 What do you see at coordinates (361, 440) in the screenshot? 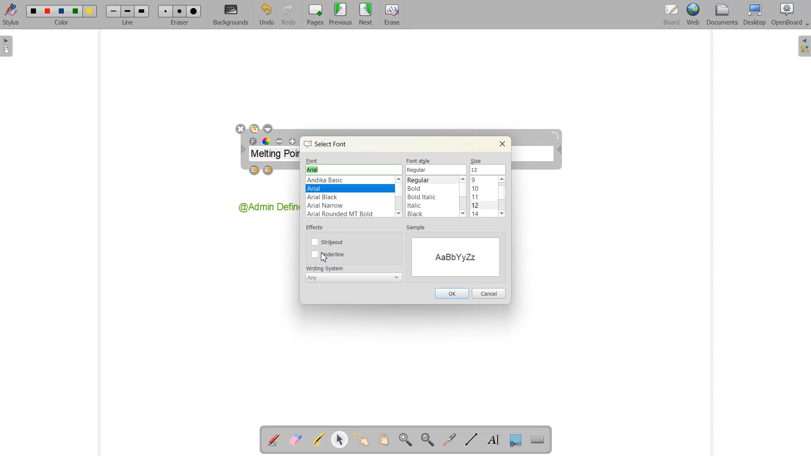
I see `Interact with item` at bounding box center [361, 440].